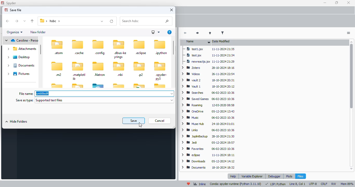 This screenshot has height=187, width=355. Describe the element at coordinates (196, 33) in the screenshot. I see `next` at that location.